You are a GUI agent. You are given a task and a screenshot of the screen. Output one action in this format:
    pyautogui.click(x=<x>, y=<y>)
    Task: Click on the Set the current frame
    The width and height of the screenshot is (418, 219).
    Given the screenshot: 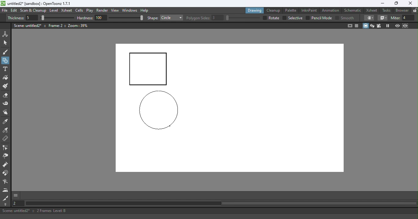 What is the action you would take?
    pyautogui.click(x=17, y=203)
    